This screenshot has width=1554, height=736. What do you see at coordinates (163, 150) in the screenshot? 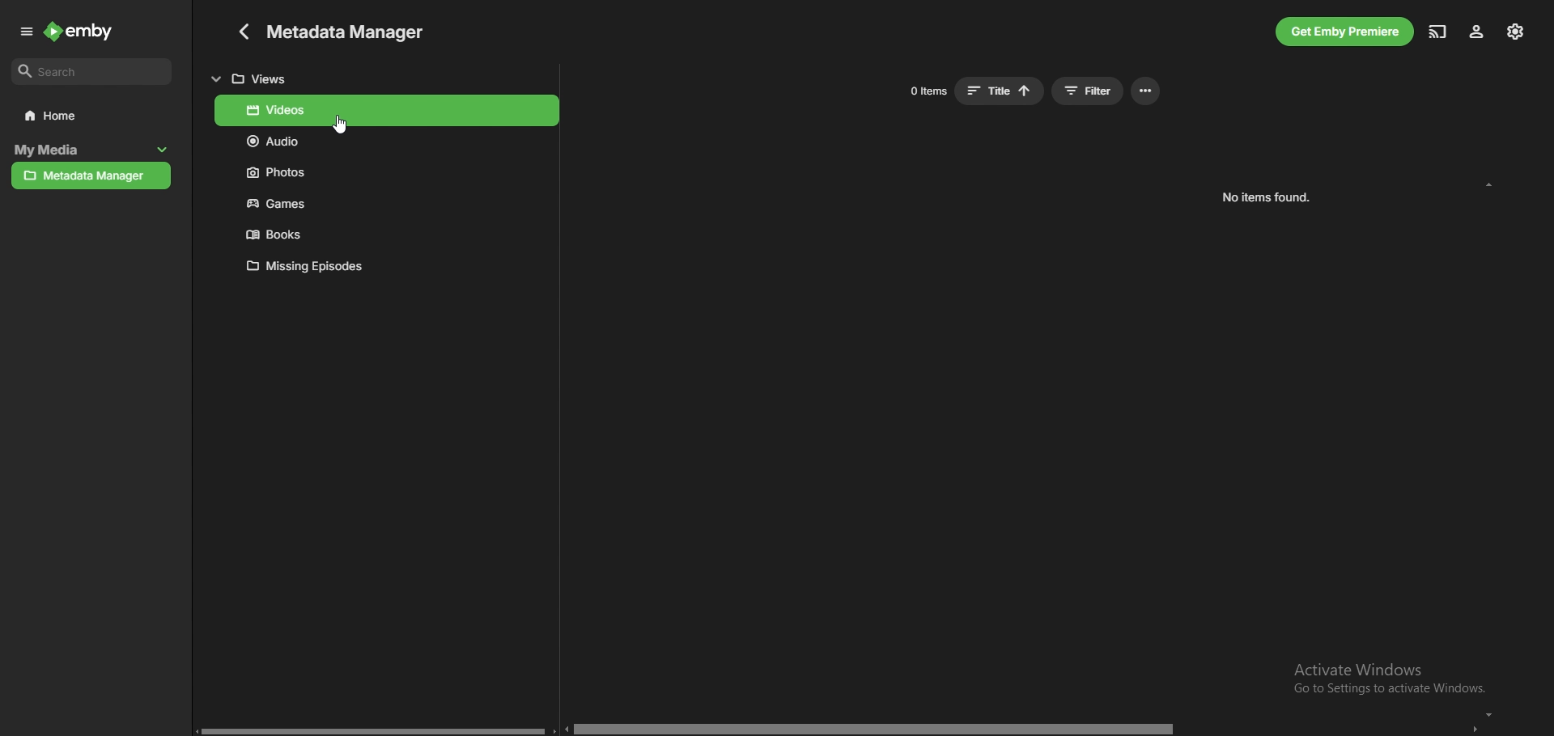
I see `collapse` at bounding box center [163, 150].